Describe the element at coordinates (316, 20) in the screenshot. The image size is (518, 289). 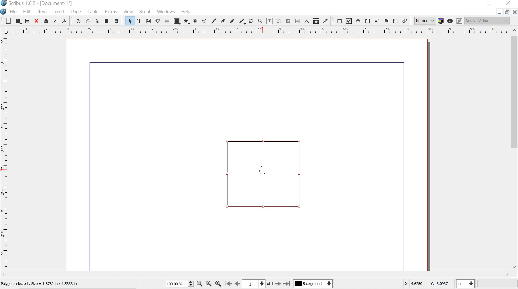
I see `copy item properties` at that location.